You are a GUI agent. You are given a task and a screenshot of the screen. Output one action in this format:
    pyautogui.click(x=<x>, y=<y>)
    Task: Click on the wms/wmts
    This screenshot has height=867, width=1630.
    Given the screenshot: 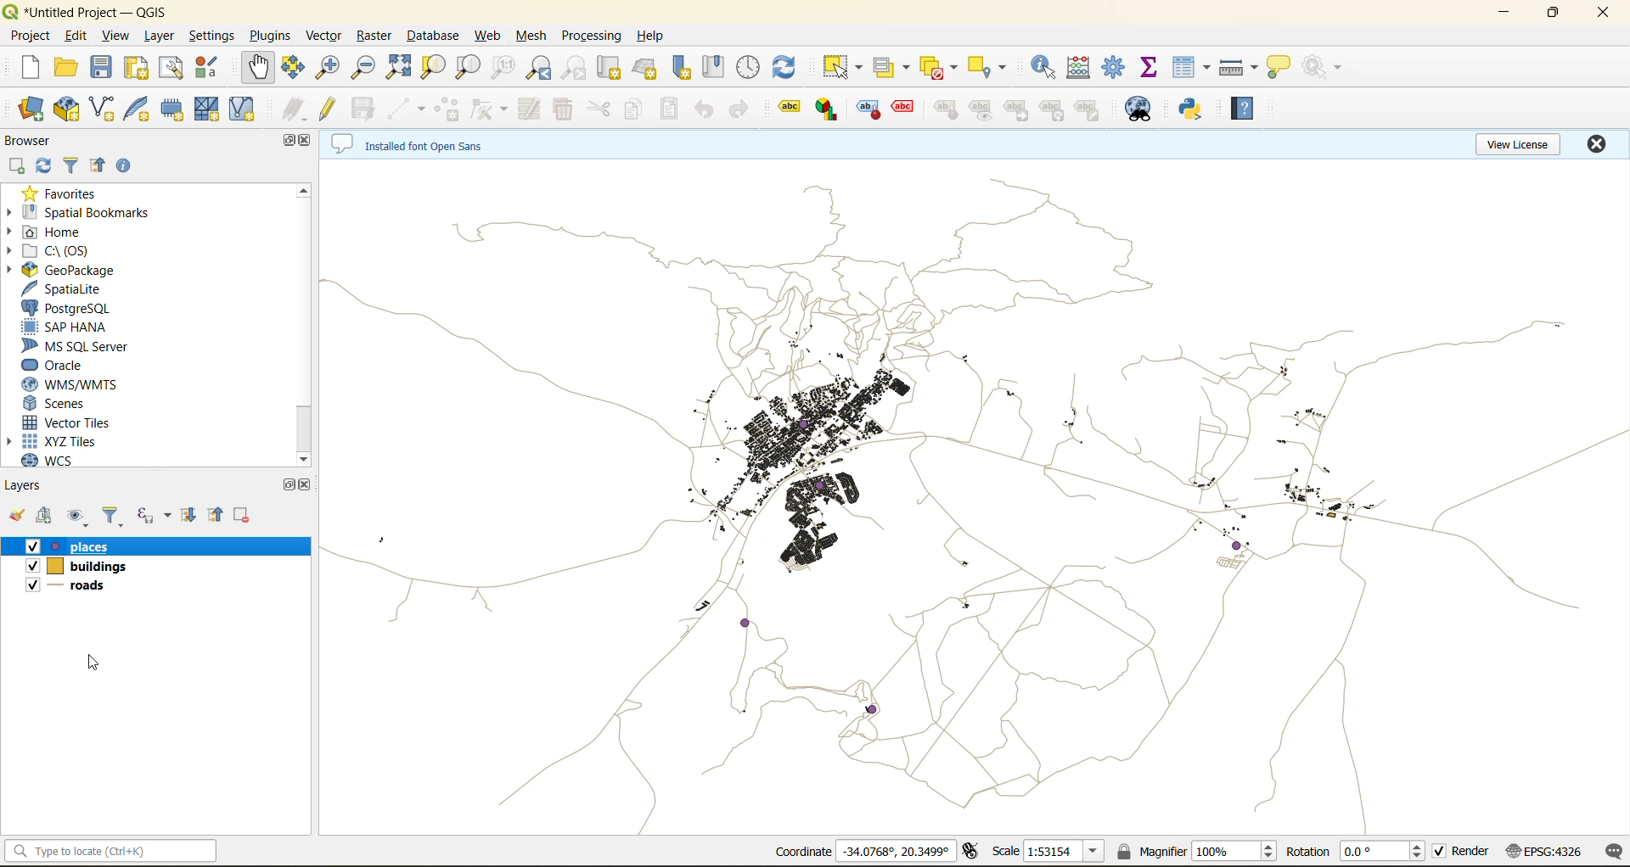 What is the action you would take?
    pyautogui.click(x=76, y=384)
    